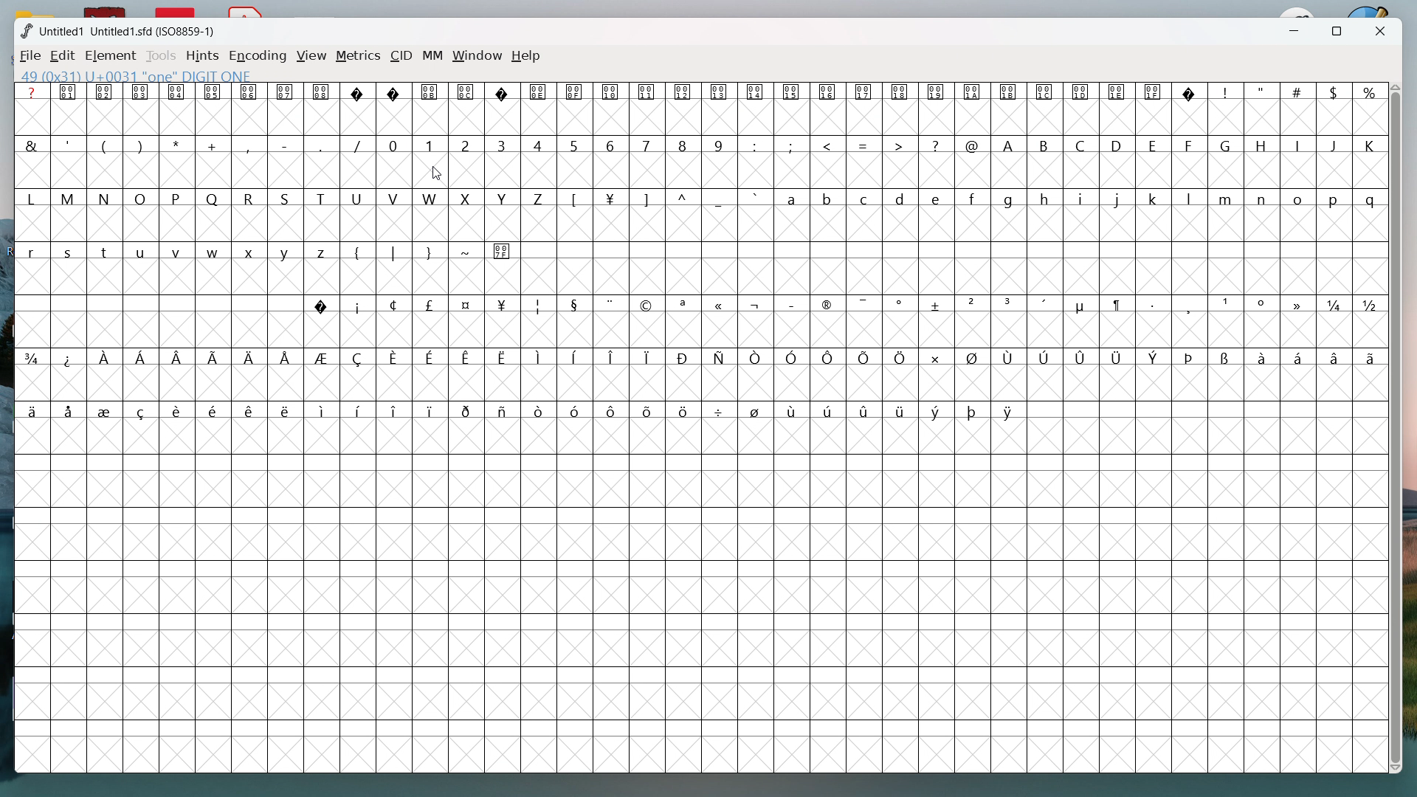 The image size is (1417, 797). I want to click on symbol, so click(361, 410).